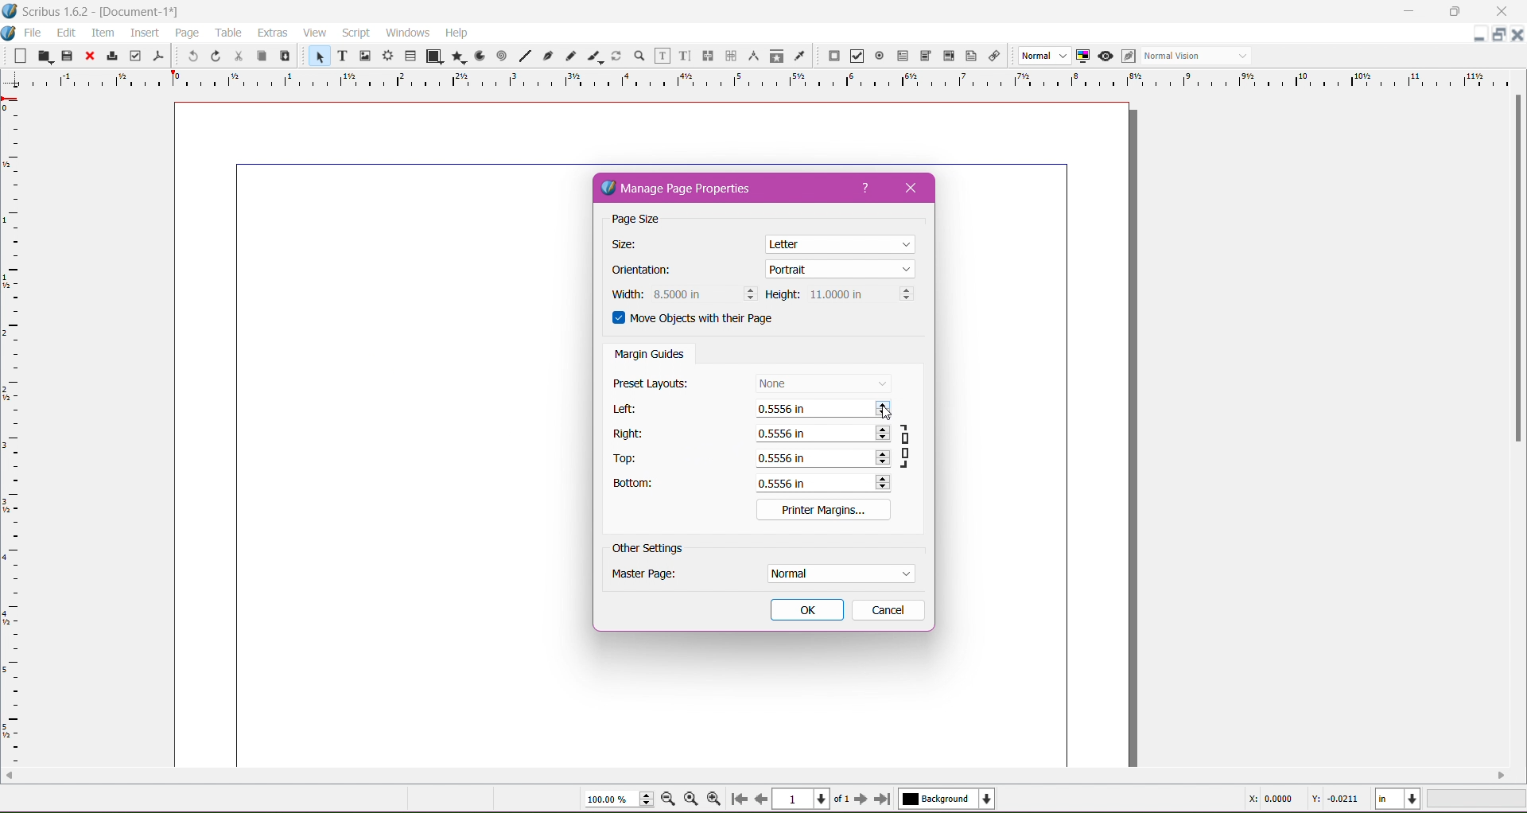  Describe the element at coordinates (825, 483) in the screenshot. I see `Set Bottom margin` at that location.